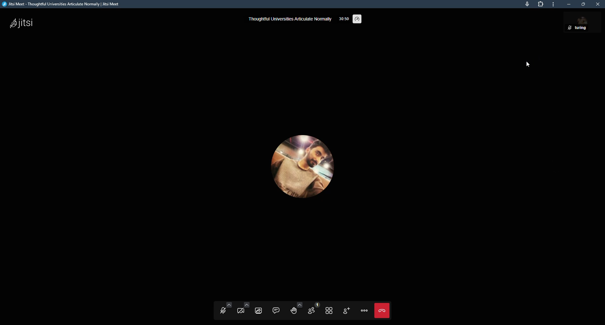  Describe the element at coordinates (307, 167) in the screenshot. I see `profile picture` at that location.